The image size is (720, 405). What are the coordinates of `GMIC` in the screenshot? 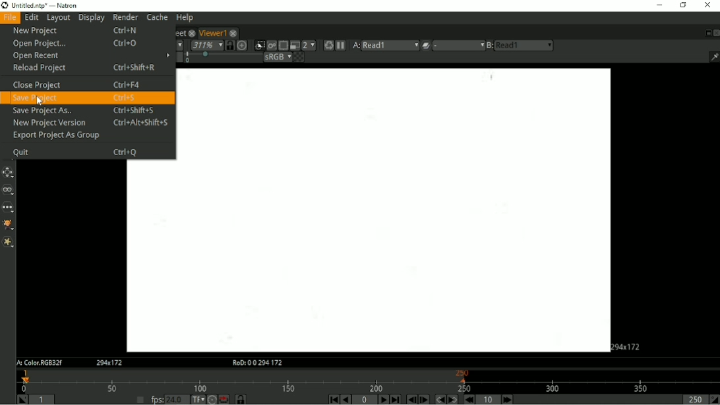 It's located at (9, 225).